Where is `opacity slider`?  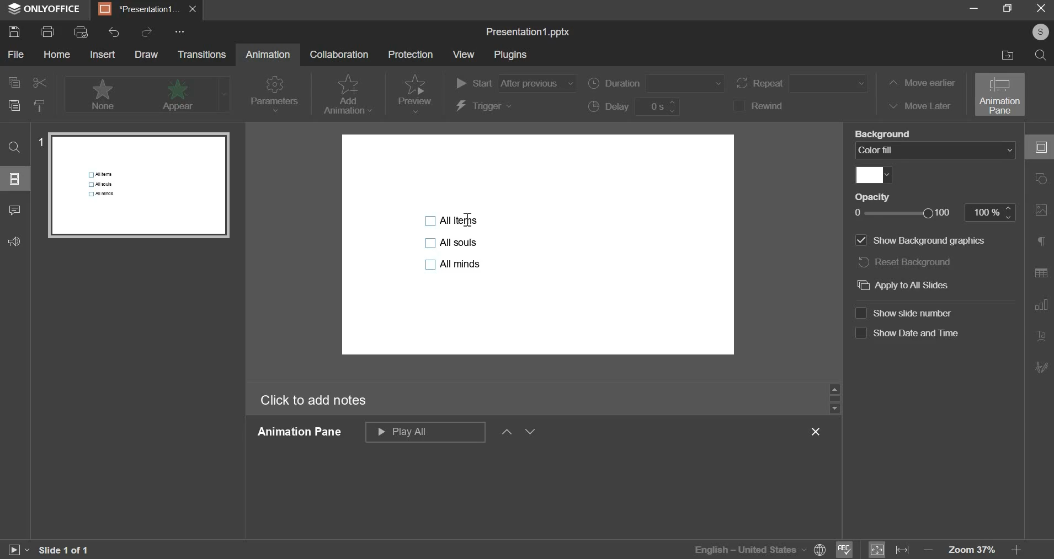 opacity slider is located at coordinates (930, 212).